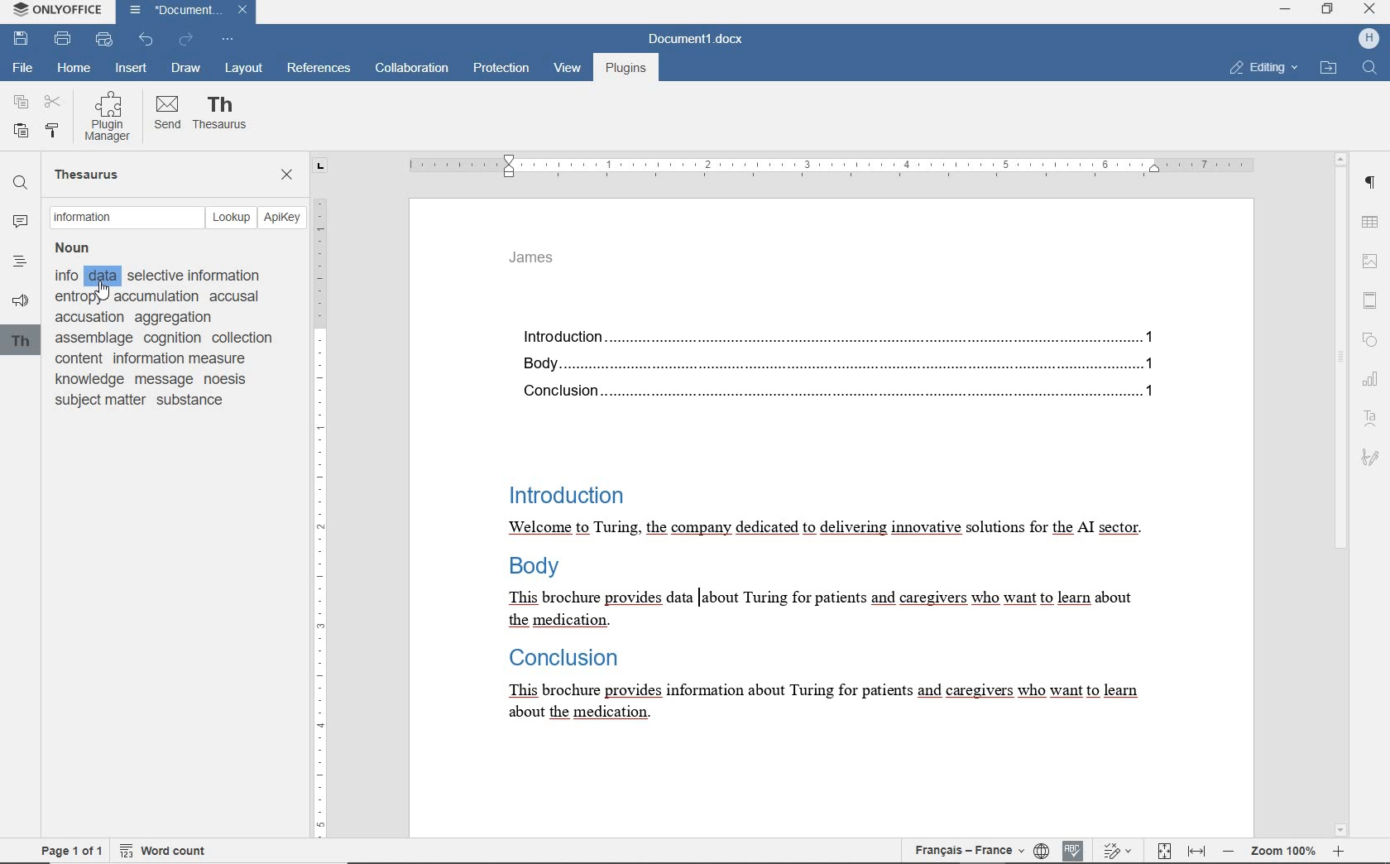 Image resolution: width=1390 pixels, height=864 pixels. I want to click on PLUGINS, so click(625, 70).